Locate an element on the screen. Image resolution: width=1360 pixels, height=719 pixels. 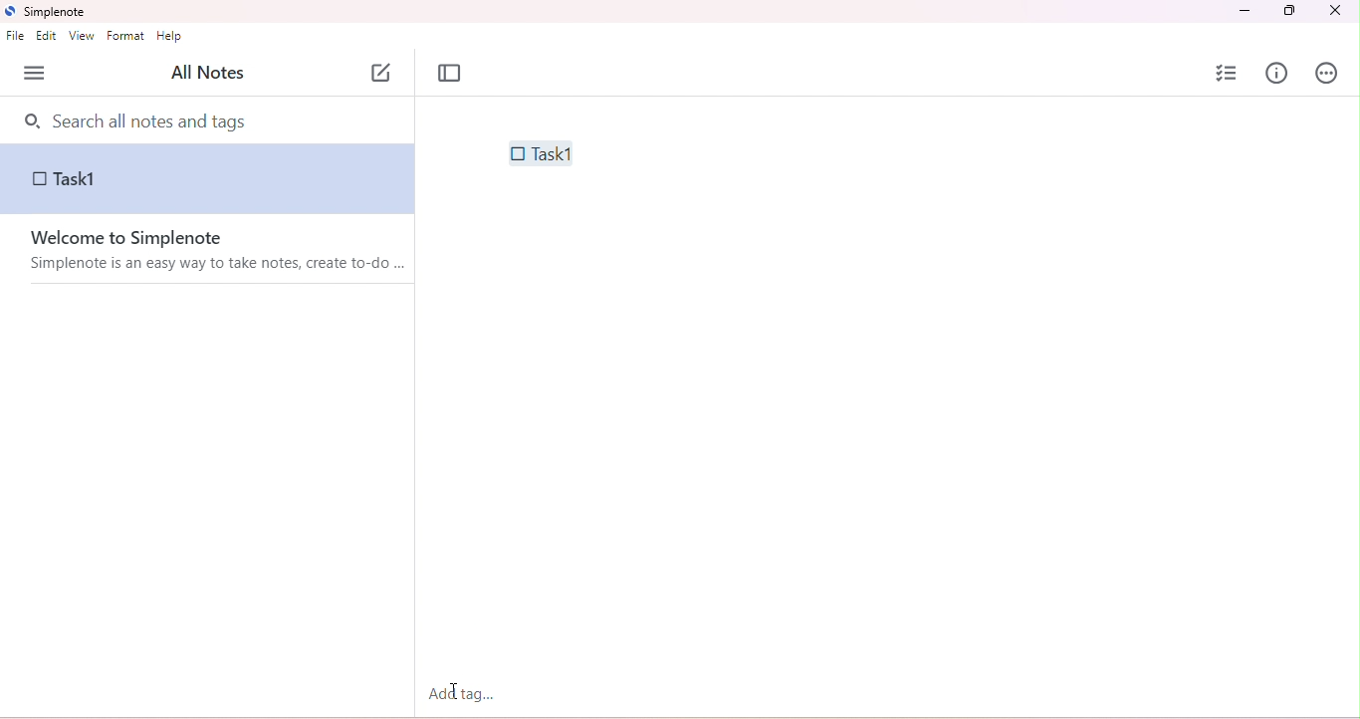
insert checklist is located at coordinates (1229, 73).